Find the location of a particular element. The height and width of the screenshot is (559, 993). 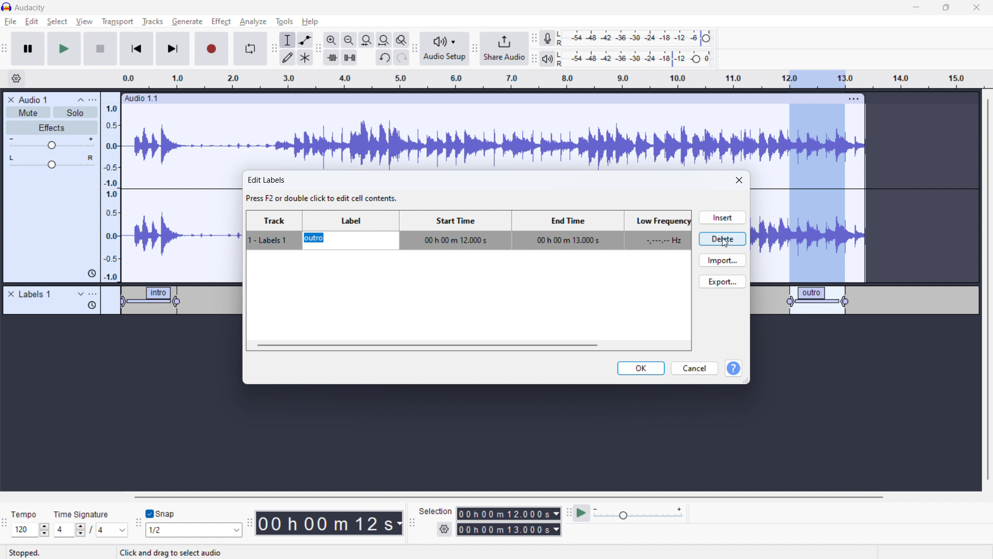

timeline is located at coordinates (123, 348).